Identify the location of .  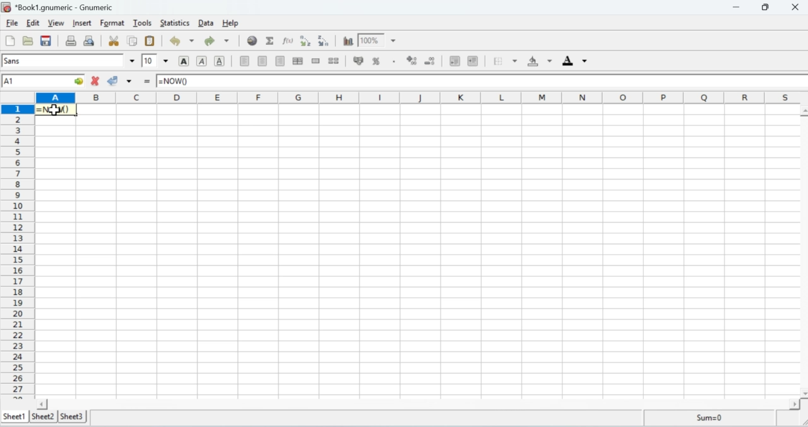
(357, 62).